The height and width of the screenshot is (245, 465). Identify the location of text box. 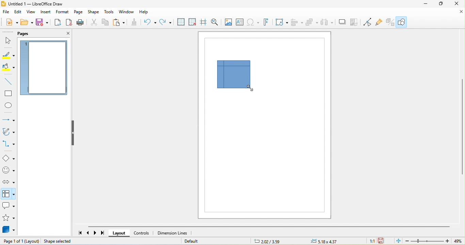
(240, 22).